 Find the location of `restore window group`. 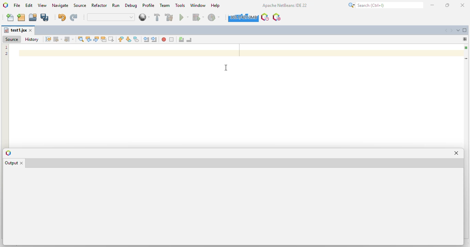

restore window group is located at coordinates (4, 243).